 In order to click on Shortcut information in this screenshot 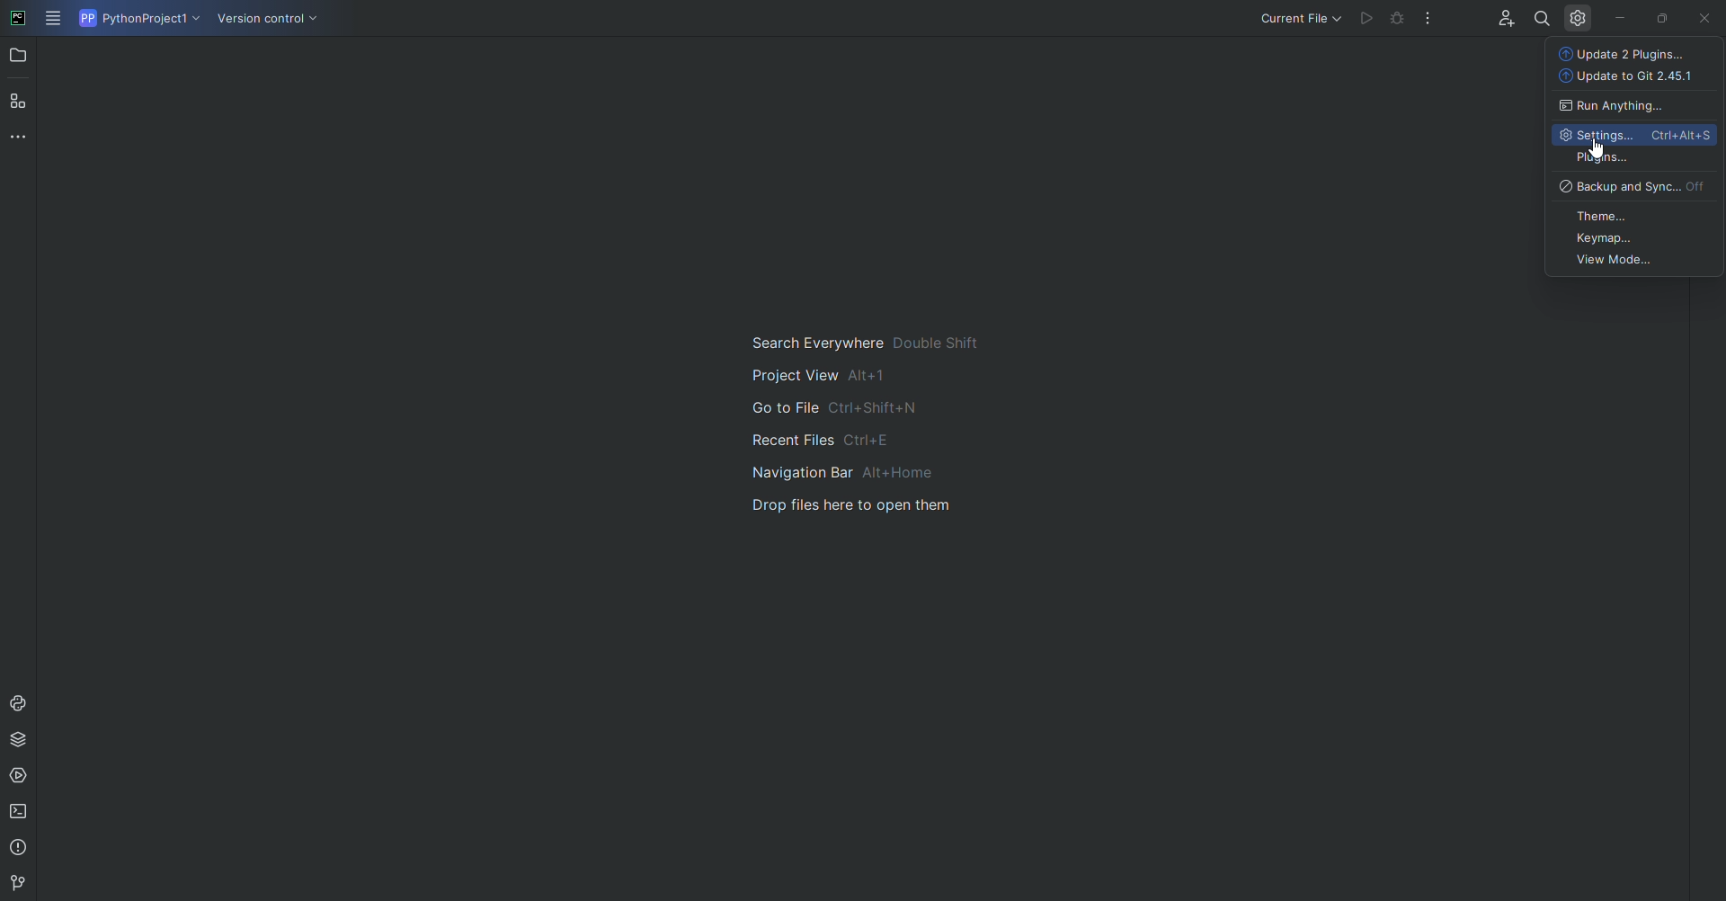, I will do `click(859, 424)`.